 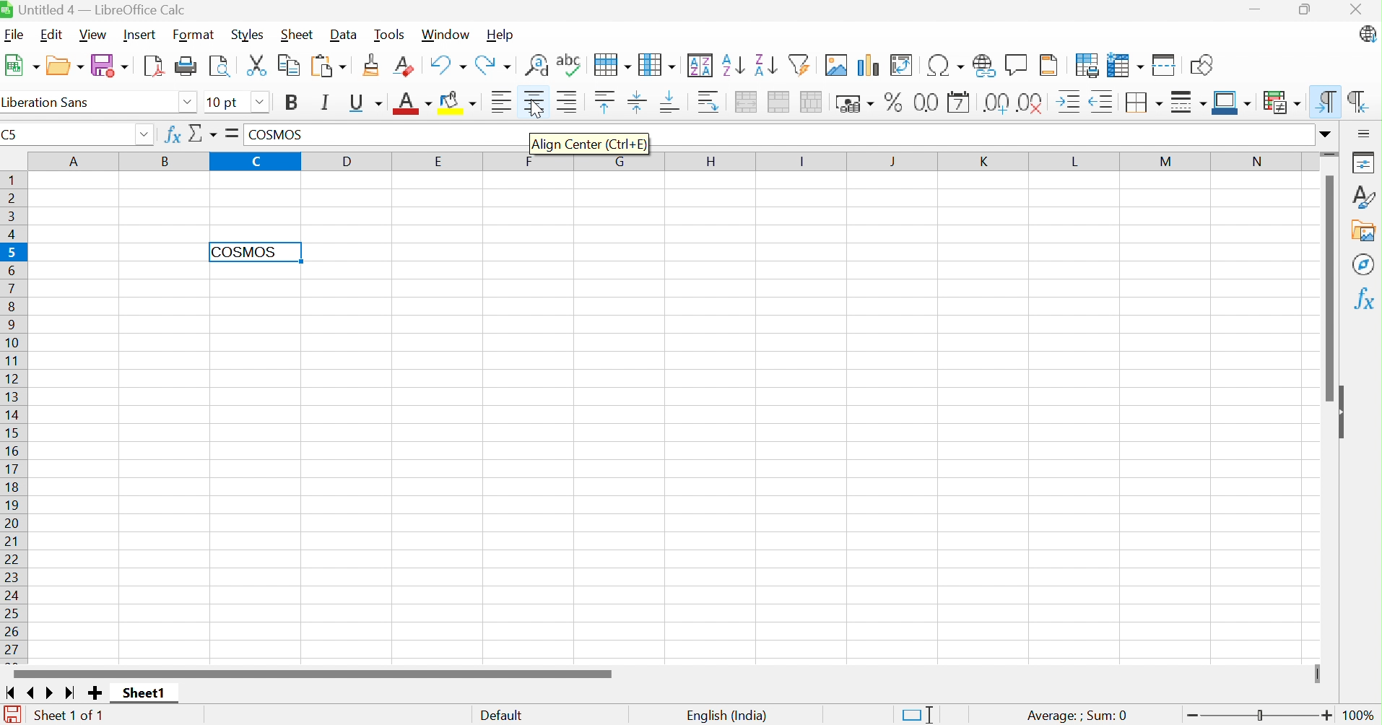 I want to click on Format as Percent, so click(x=895, y=102).